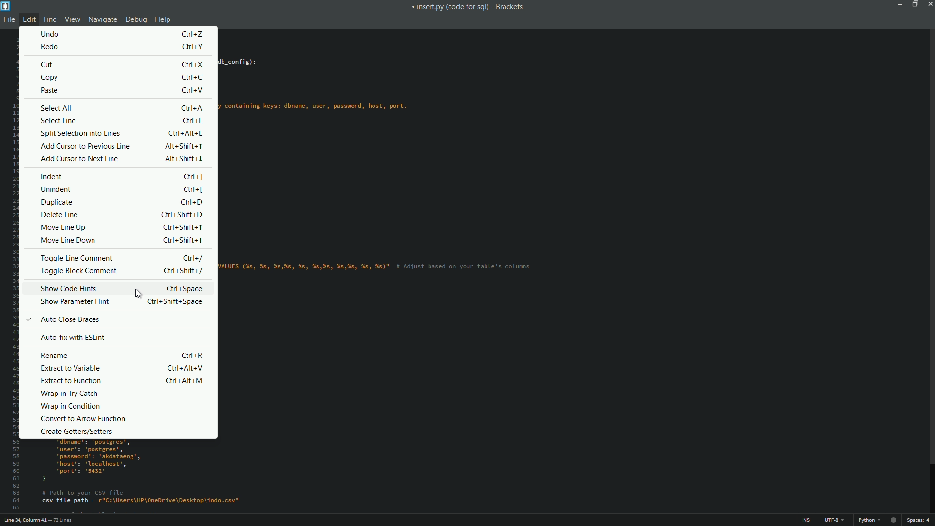 This screenshot has width=935, height=526. What do you see at coordinates (57, 121) in the screenshot?
I see `select line` at bounding box center [57, 121].